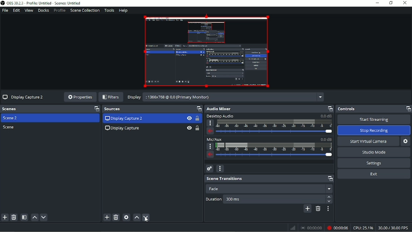  I want to click on File, so click(5, 11).